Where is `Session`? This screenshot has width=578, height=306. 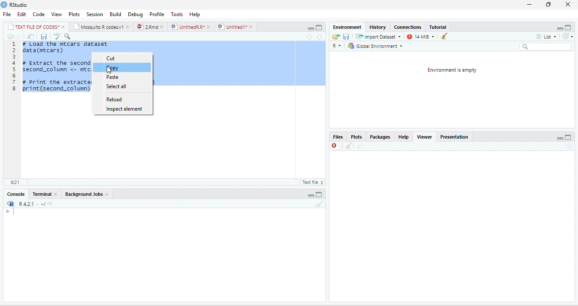 Session is located at coordinates (94, 14).